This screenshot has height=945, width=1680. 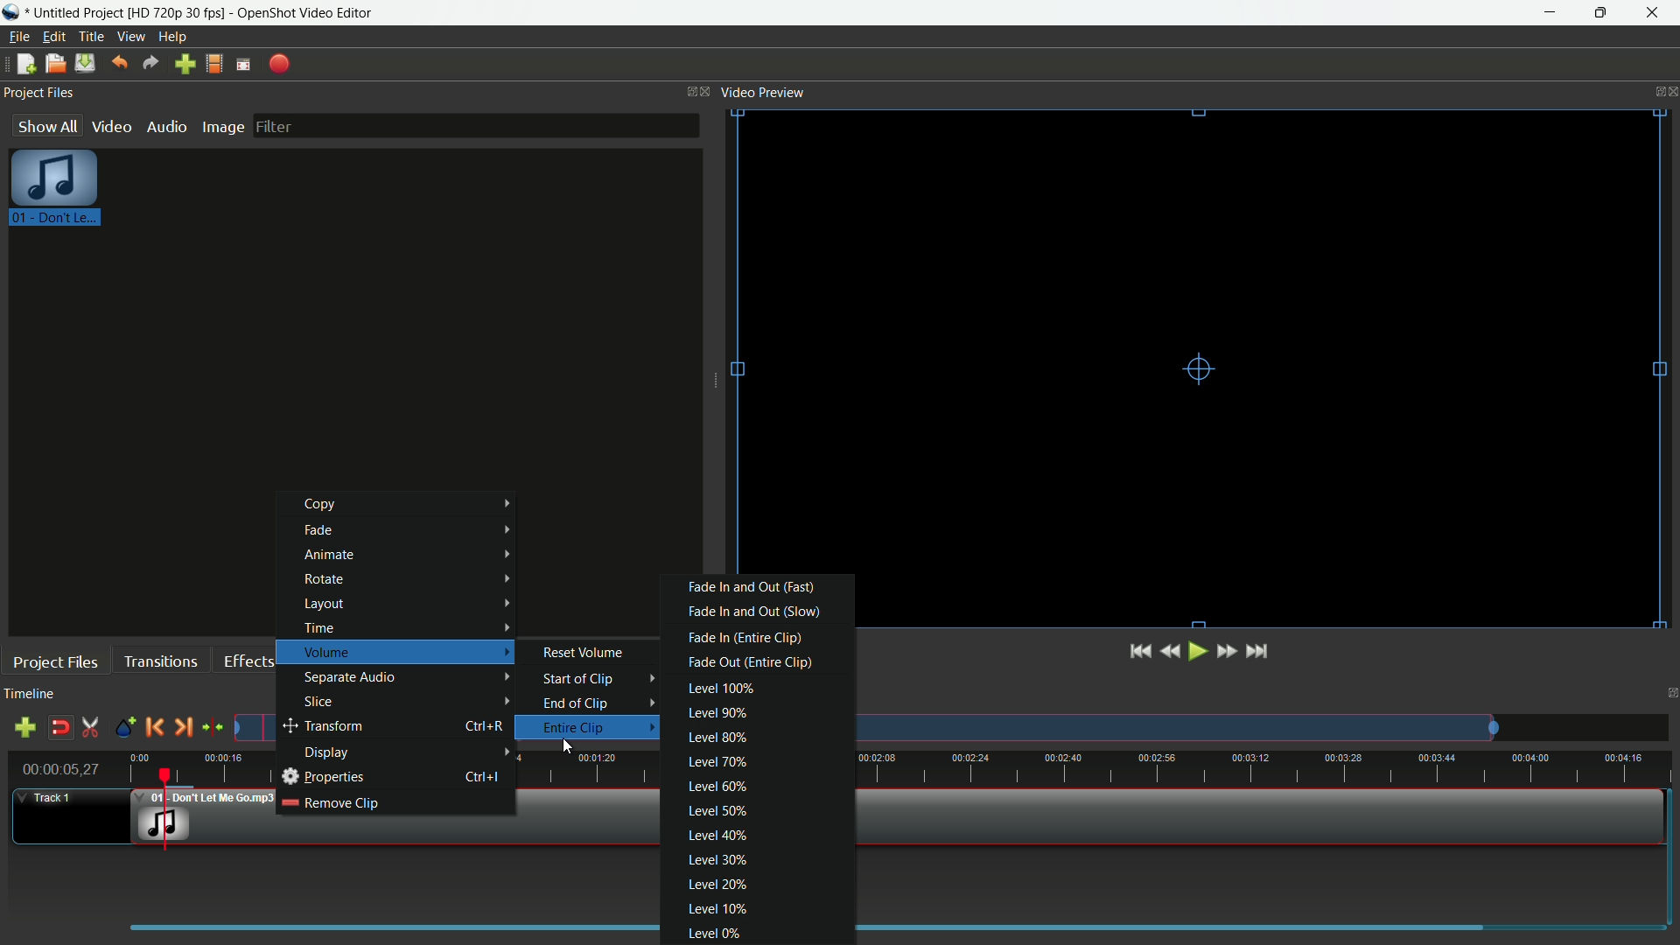 What do you see at coordinates (215, 65) in the screenshot?
I see `profile` at bounding box center [215, 65].